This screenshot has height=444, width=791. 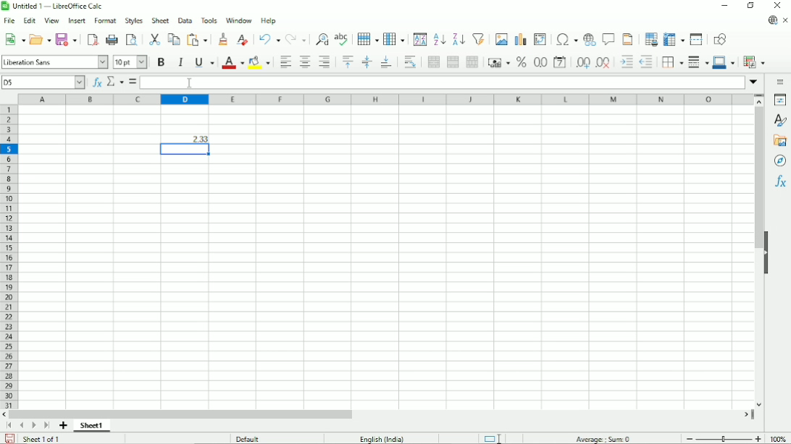 I want to click on Clone formatting, so click(x=222, y=39).